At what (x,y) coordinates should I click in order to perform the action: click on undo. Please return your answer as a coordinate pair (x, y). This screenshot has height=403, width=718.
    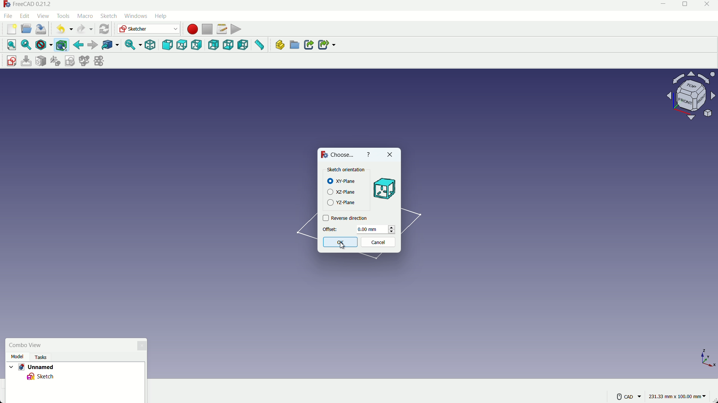
    Looking at the image, I should click on (63, 29).